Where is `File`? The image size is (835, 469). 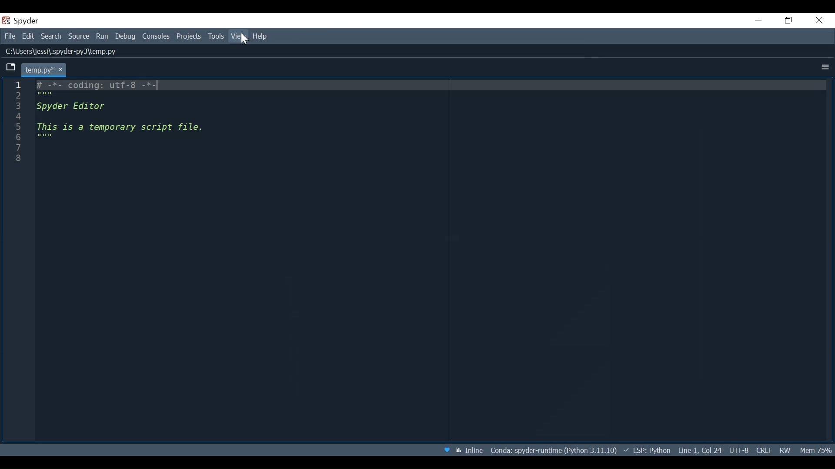
File is located at coordinates (9, 36).